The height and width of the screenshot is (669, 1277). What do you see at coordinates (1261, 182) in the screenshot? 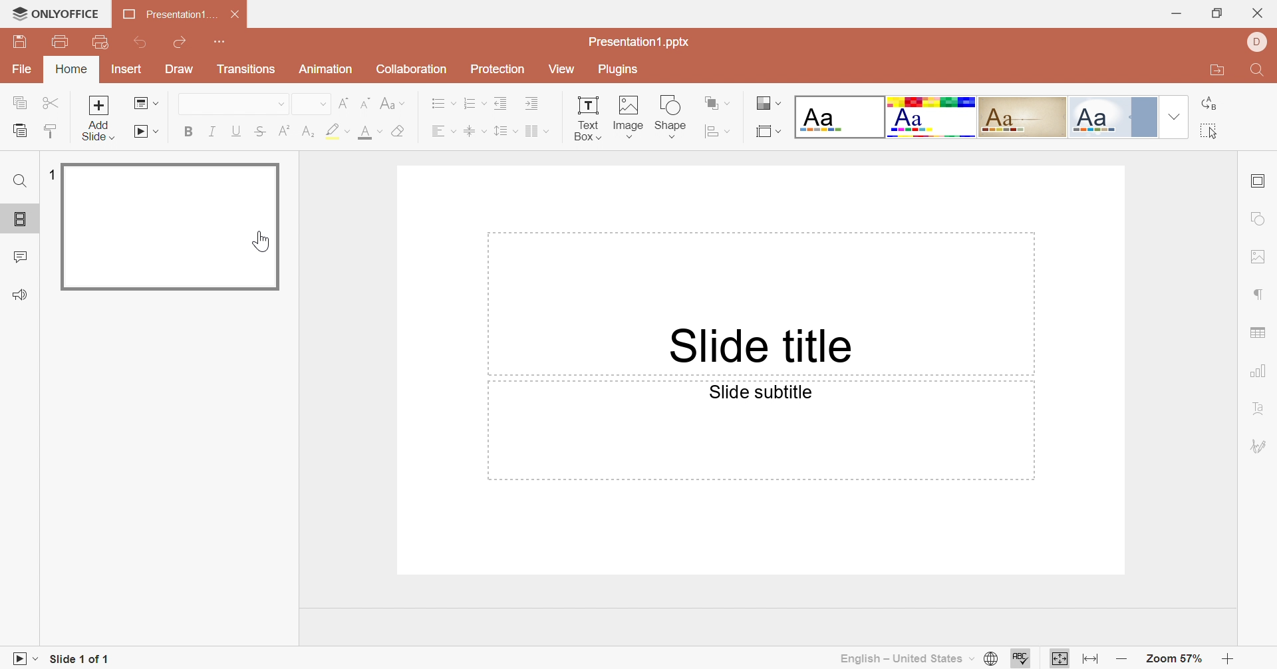
I see `Slide settings` at bounding box center [1261, 182].